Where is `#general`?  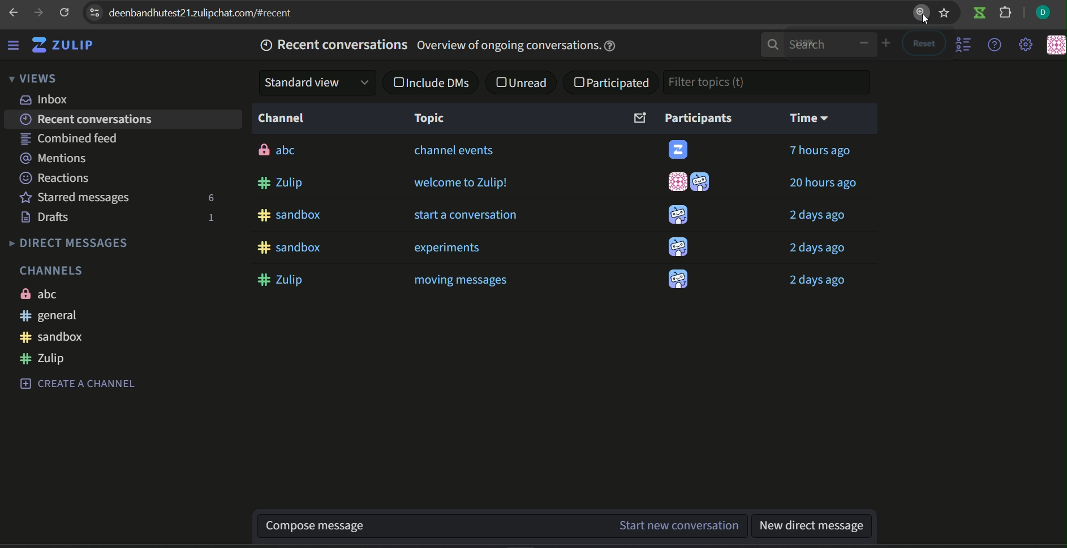 #general is located at coordinates (51, 315).